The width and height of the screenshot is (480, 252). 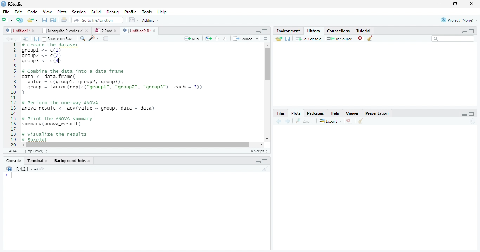 I want to click on Workspace pane, so click(x=133, y=20).